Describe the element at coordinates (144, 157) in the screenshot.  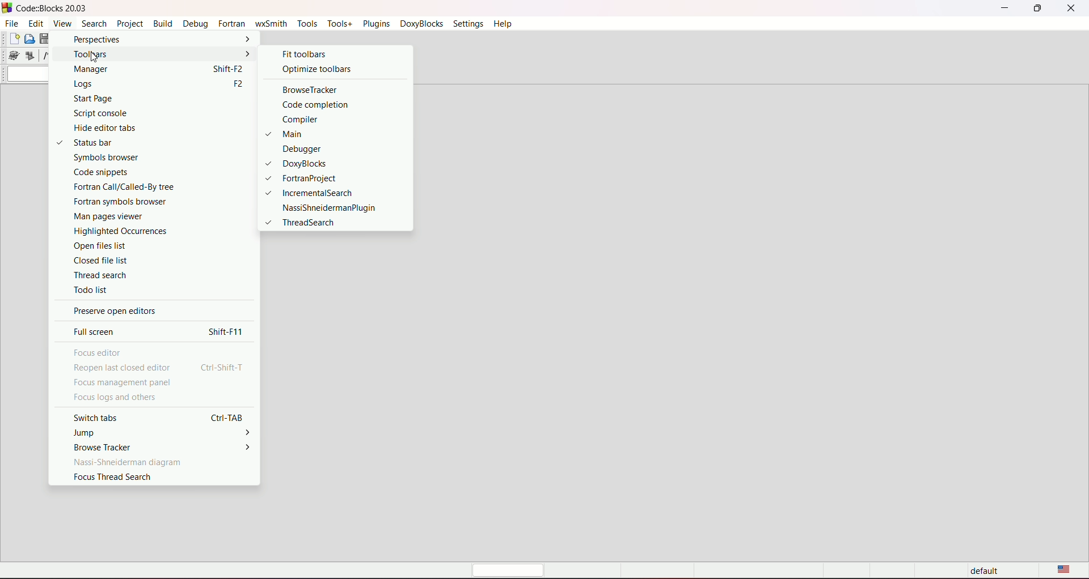
I see `symbols browser` at that location.